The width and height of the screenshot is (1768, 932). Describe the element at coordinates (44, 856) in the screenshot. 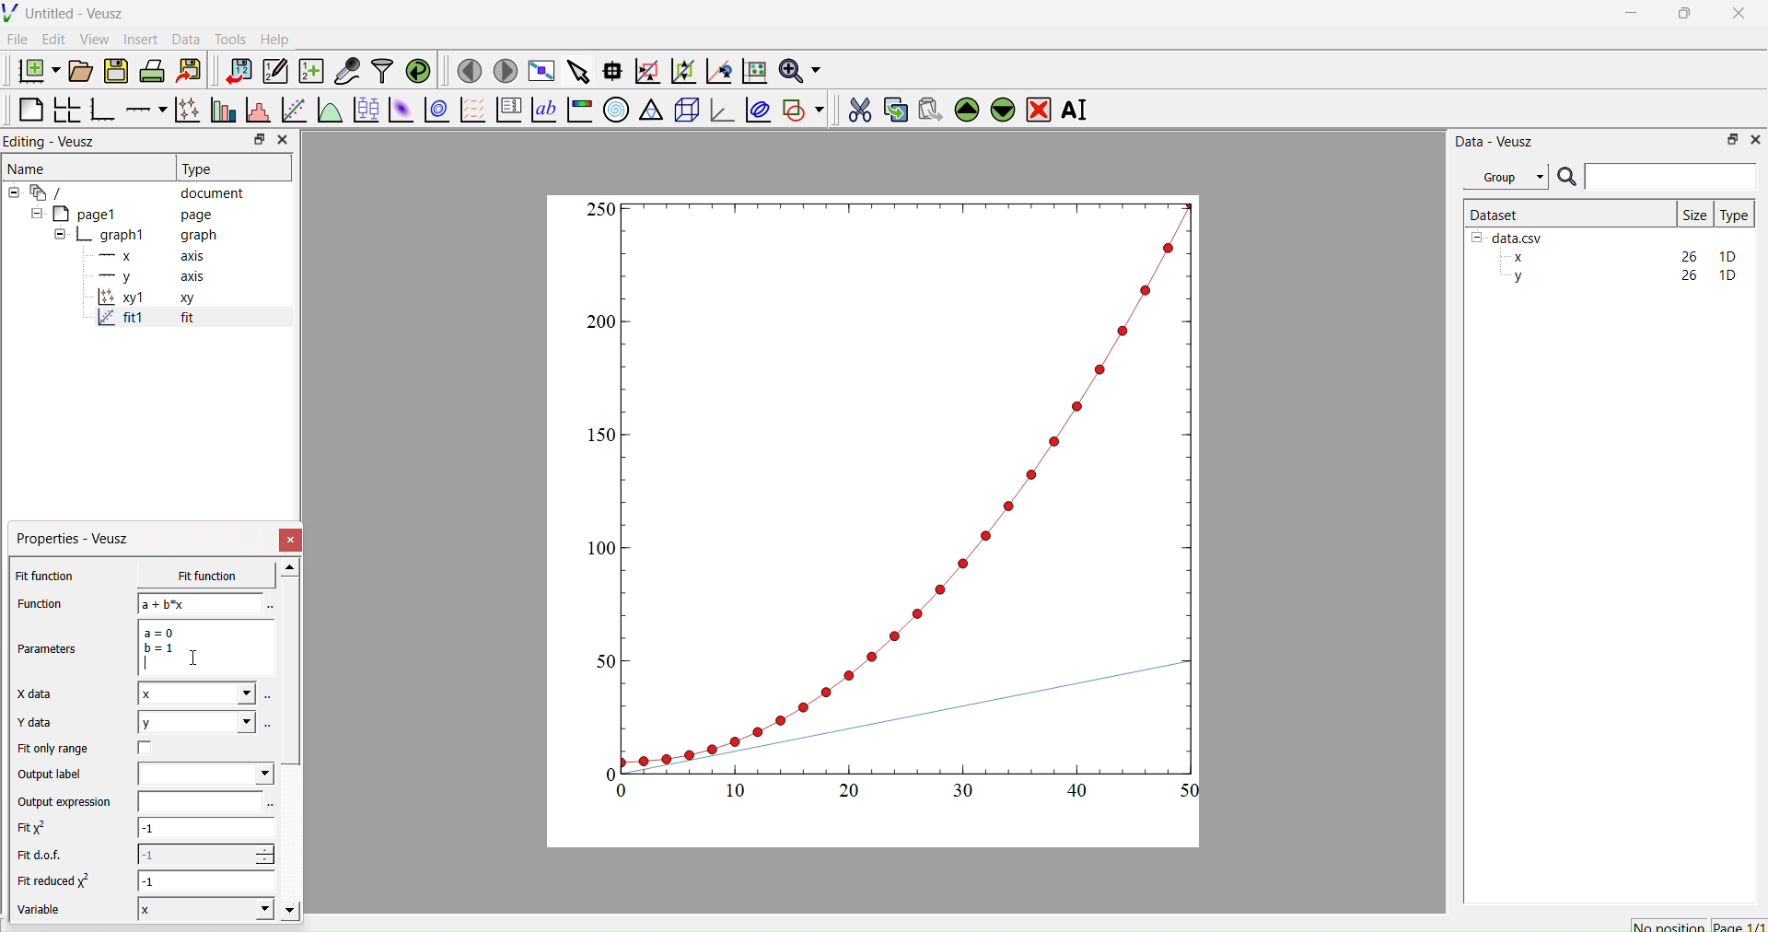

I see `Fit dof.` at that location.